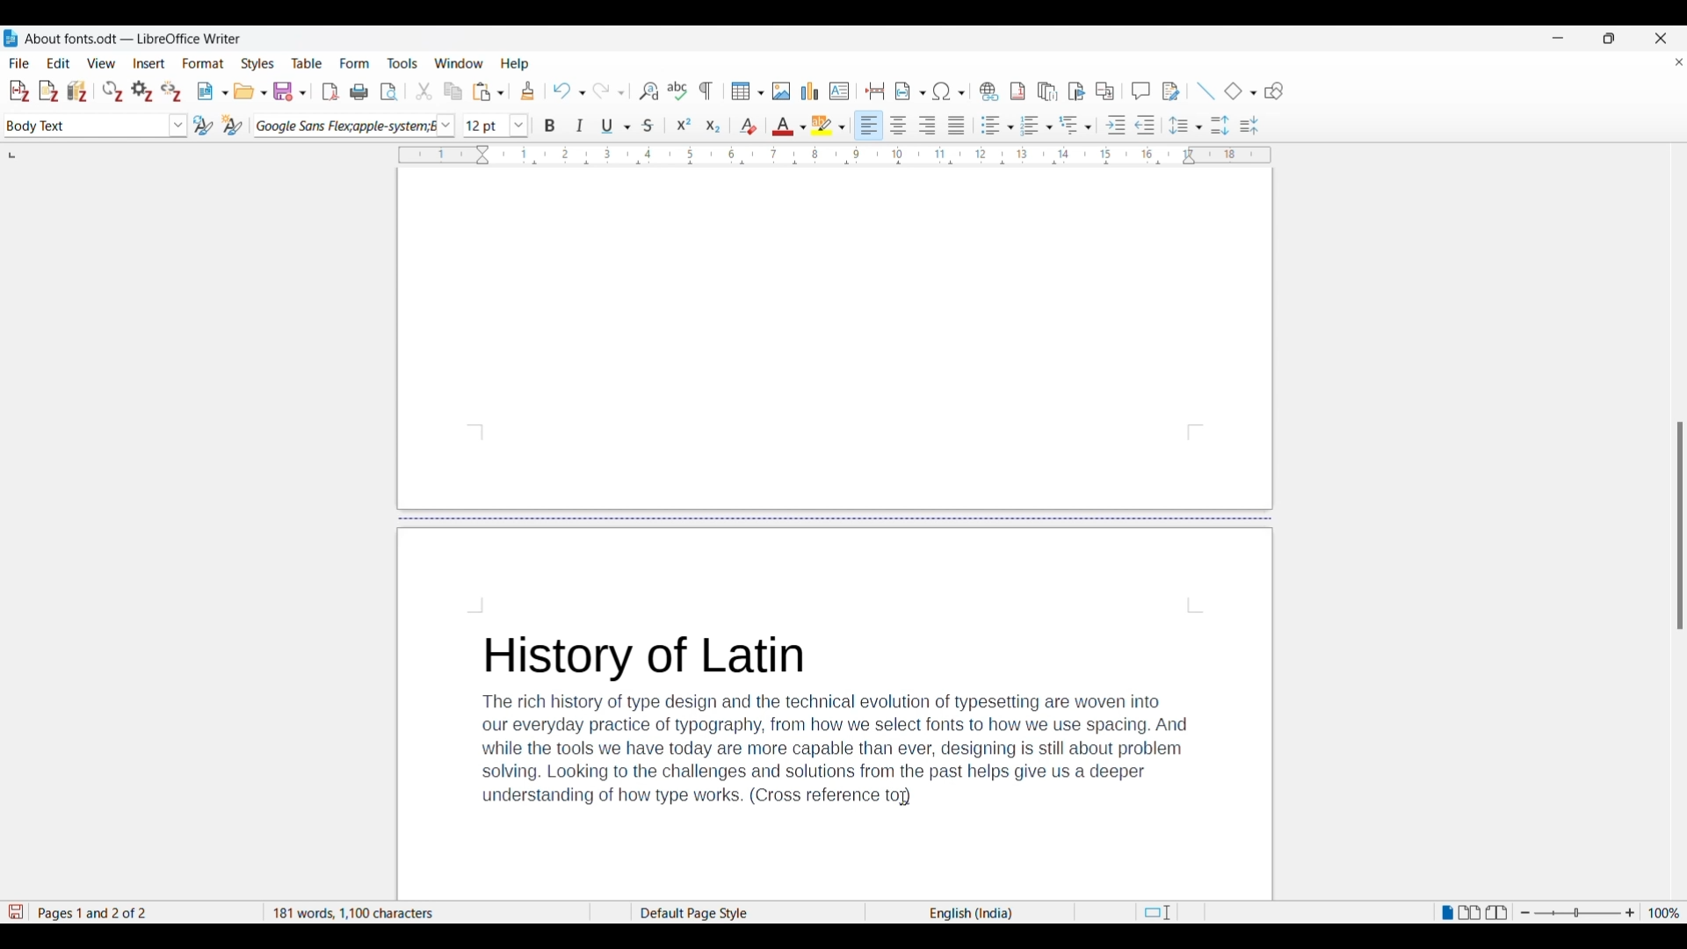 The image size is (1687, 949). I want to click on Add note, so click(49, 91).